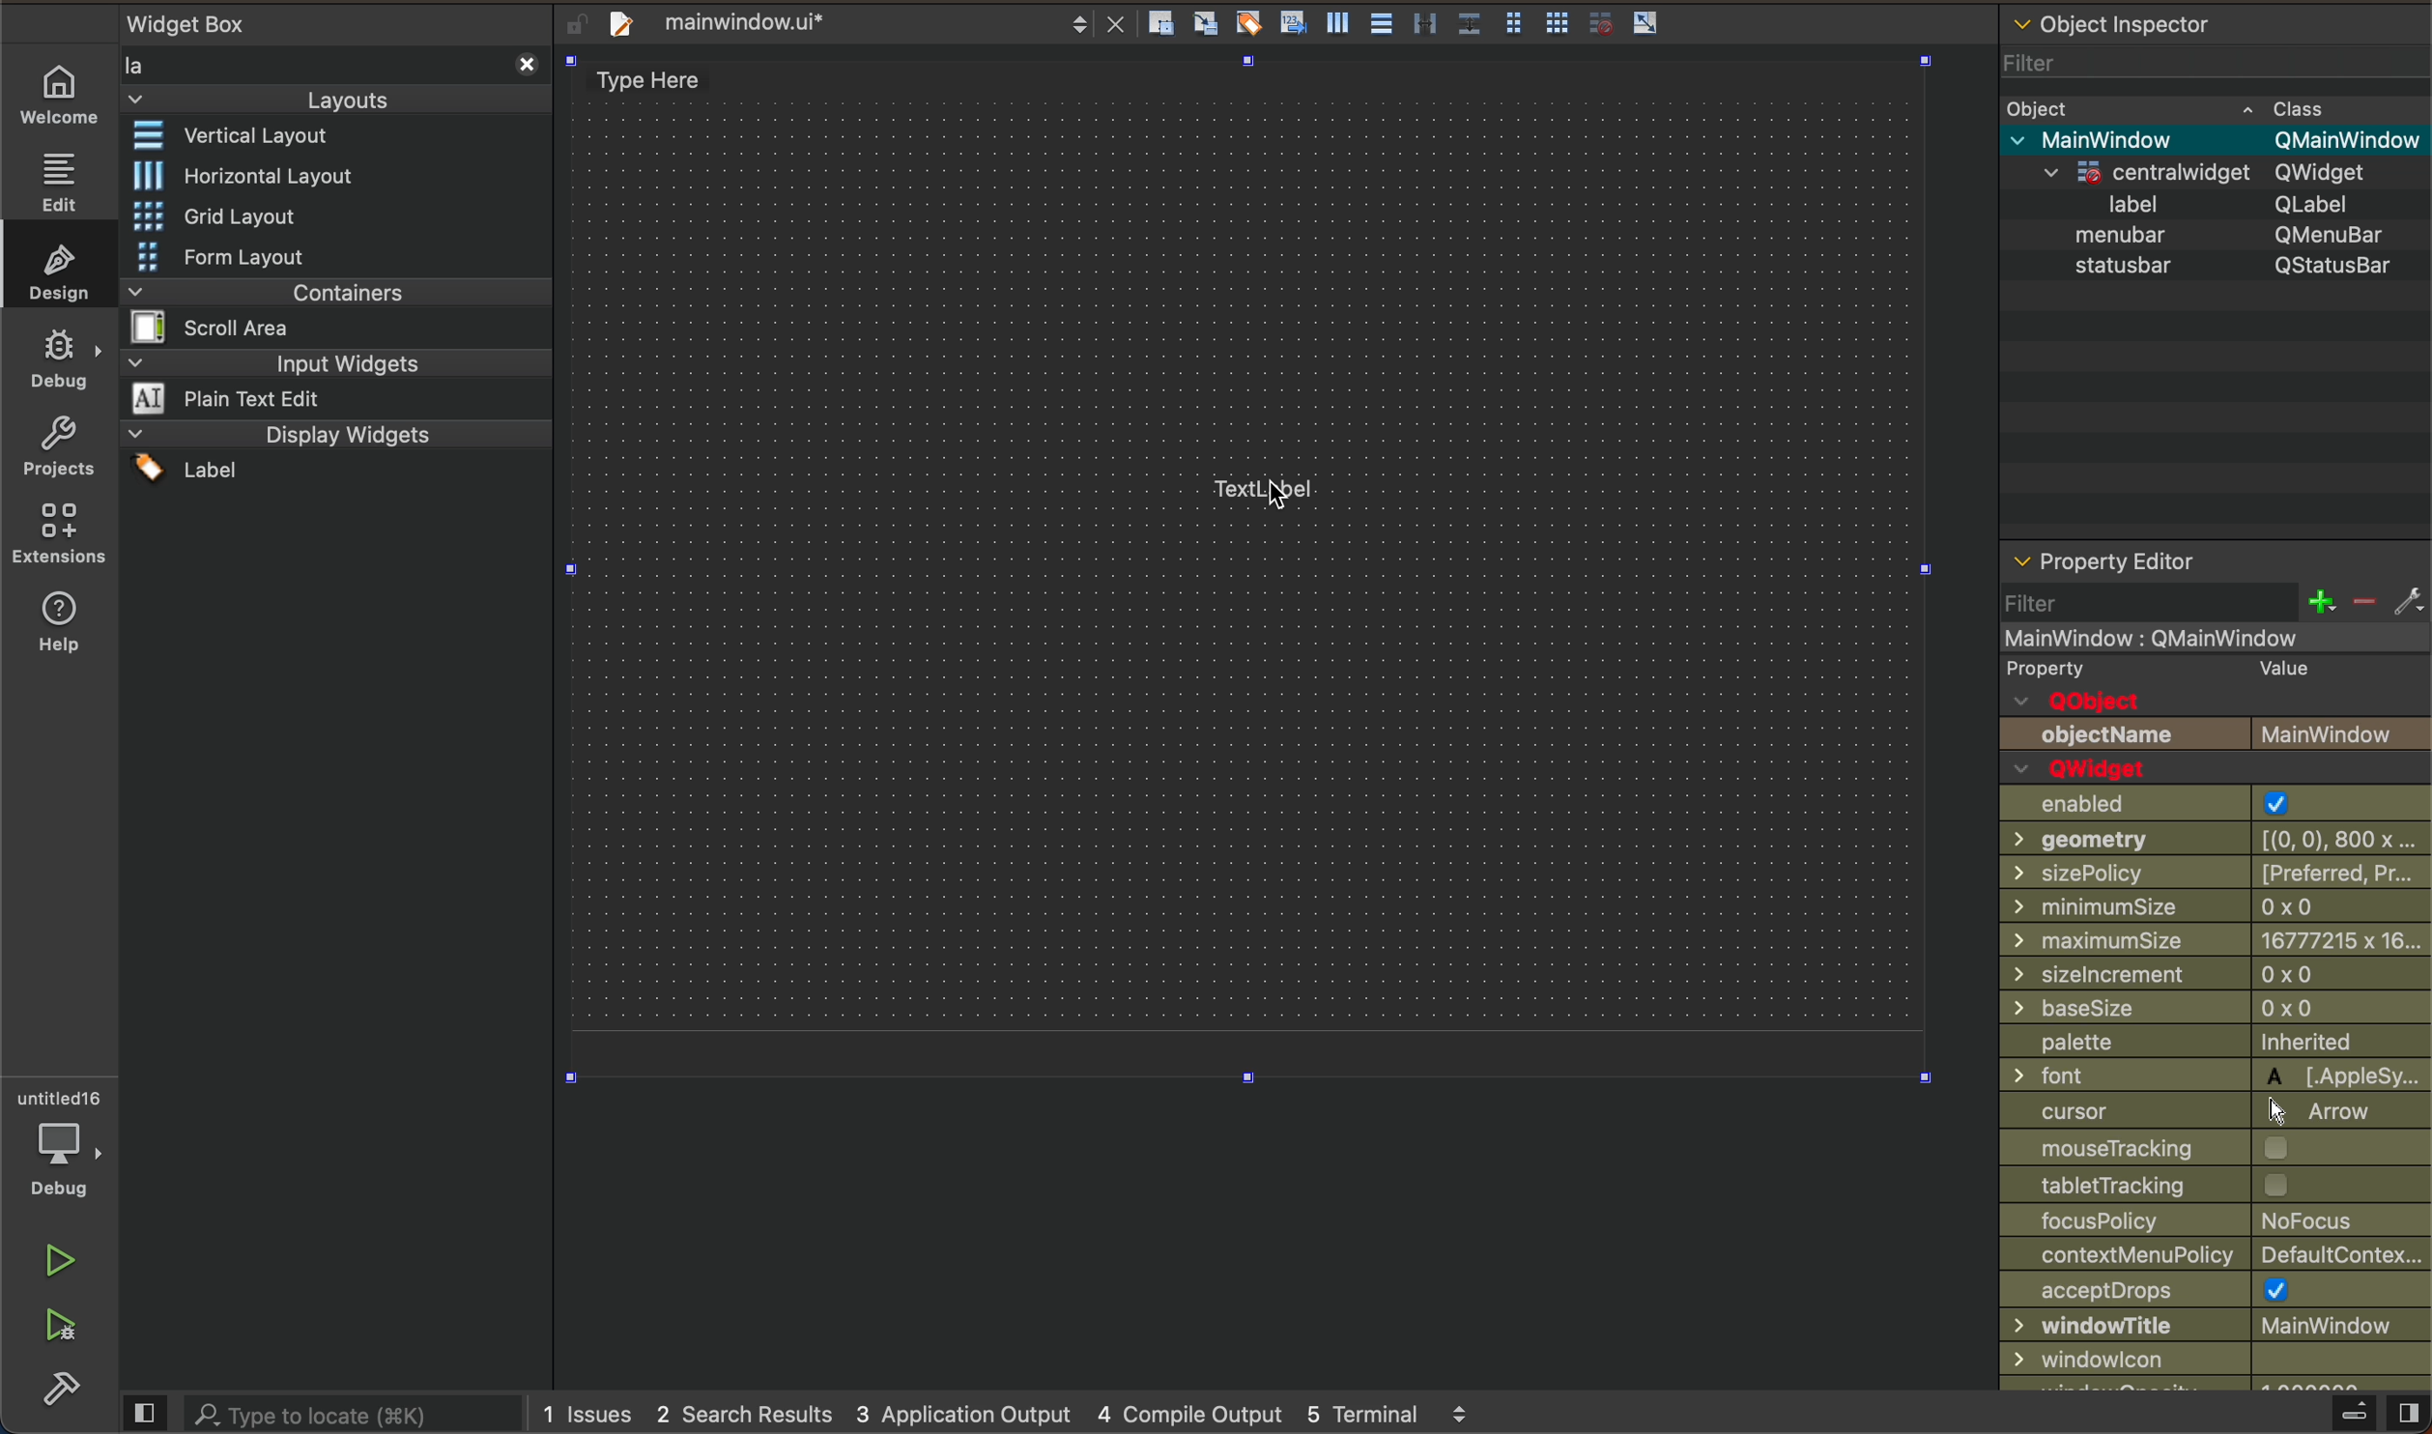 Image resolution: width=2432 pixels, height=1434 pixels. I want to click on contextMenuPlicy, so click(2217, 1257).